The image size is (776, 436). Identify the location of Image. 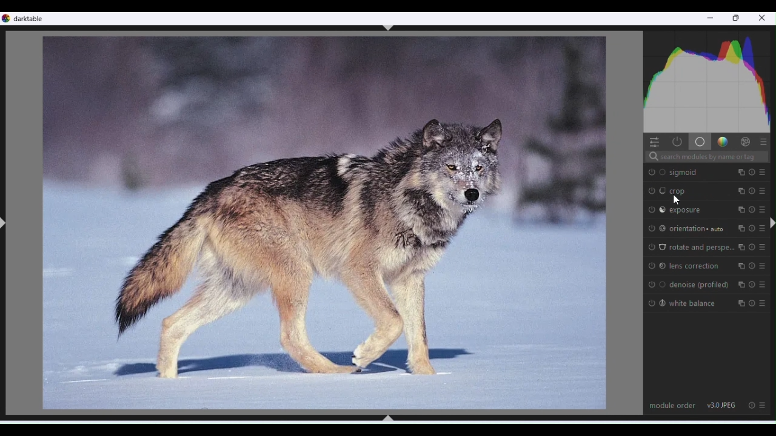
(322, 223).